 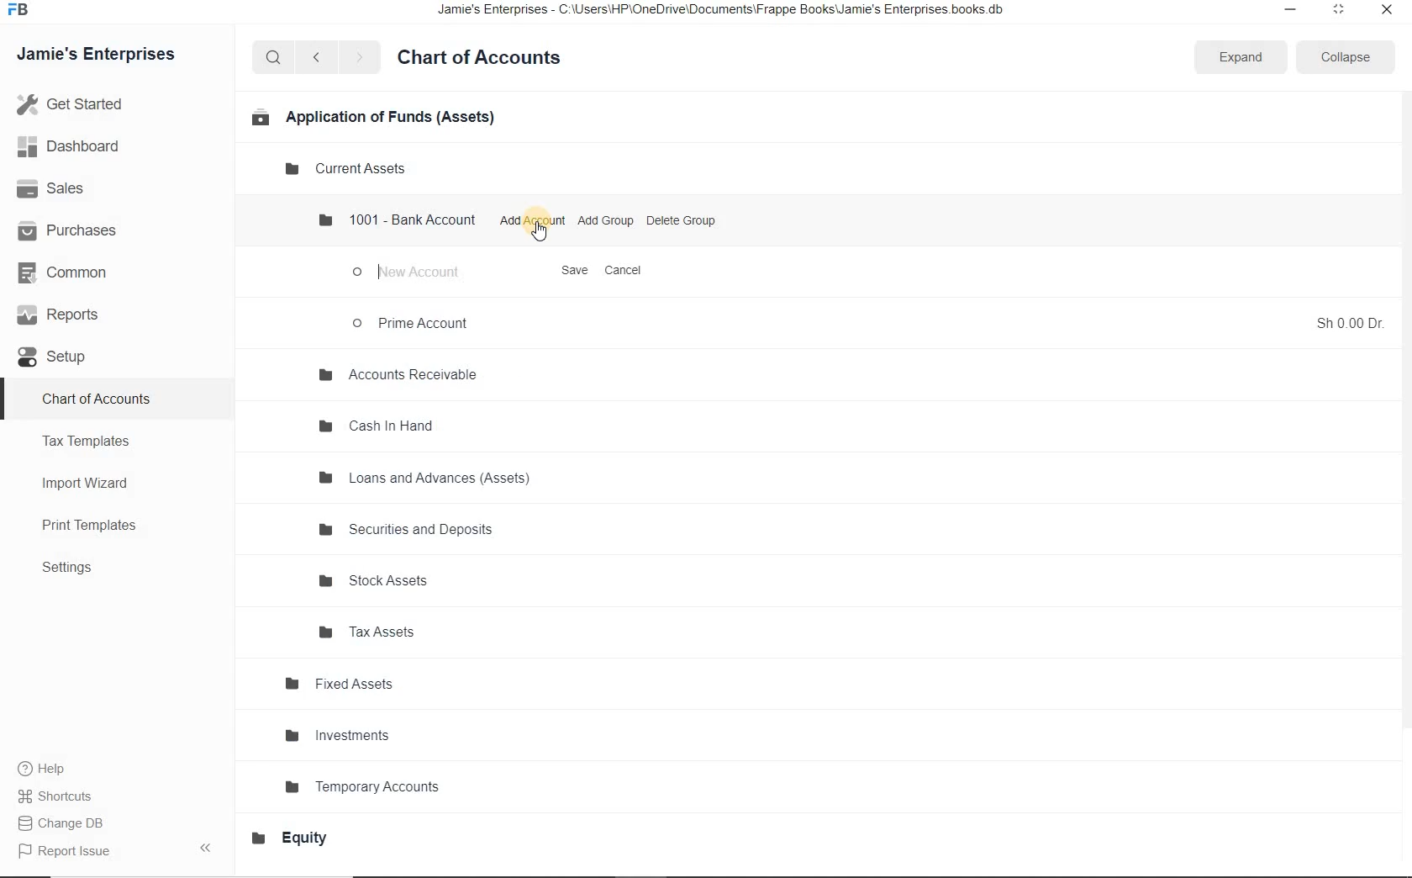 What do you see at coordinates (486, 58) in the screenshot?
I see `Chart of Accounts` at bounding box center [486, 58].